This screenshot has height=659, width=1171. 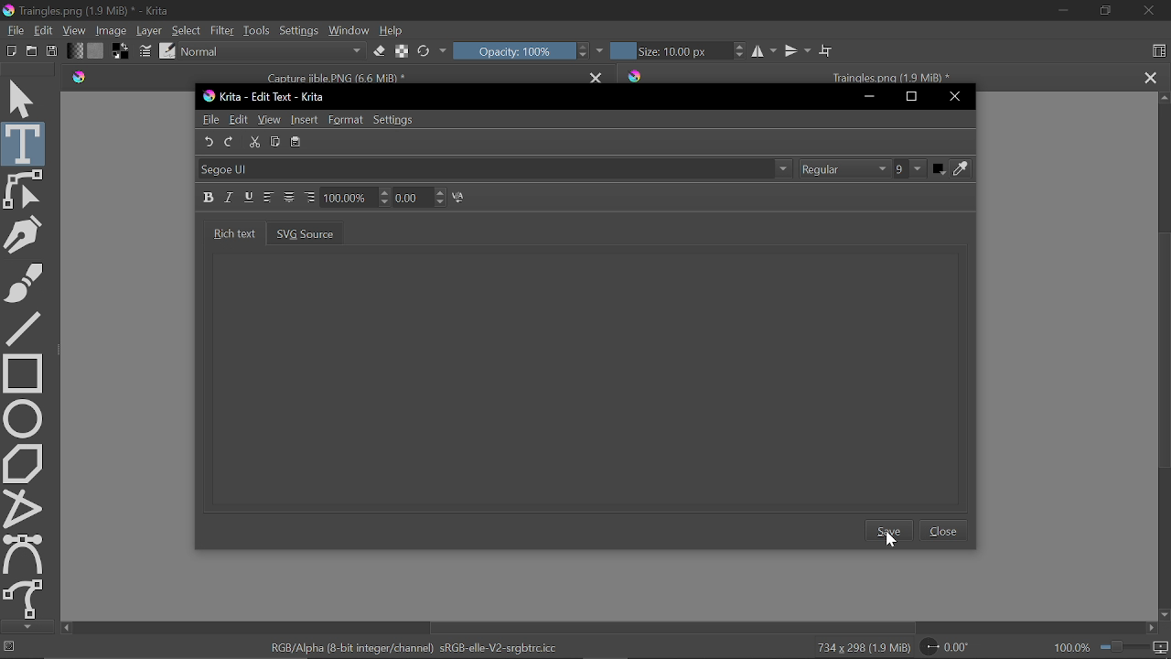 What do you see at coordinates (74, 51) in the screenshot?
I see `Fill gradient` at bounding box center [74, 51].